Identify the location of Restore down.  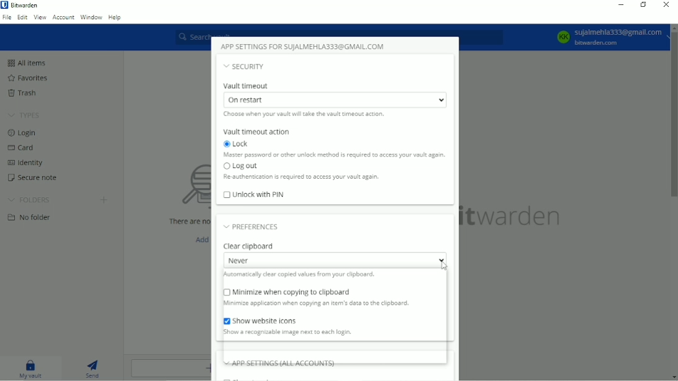
(644, 5).